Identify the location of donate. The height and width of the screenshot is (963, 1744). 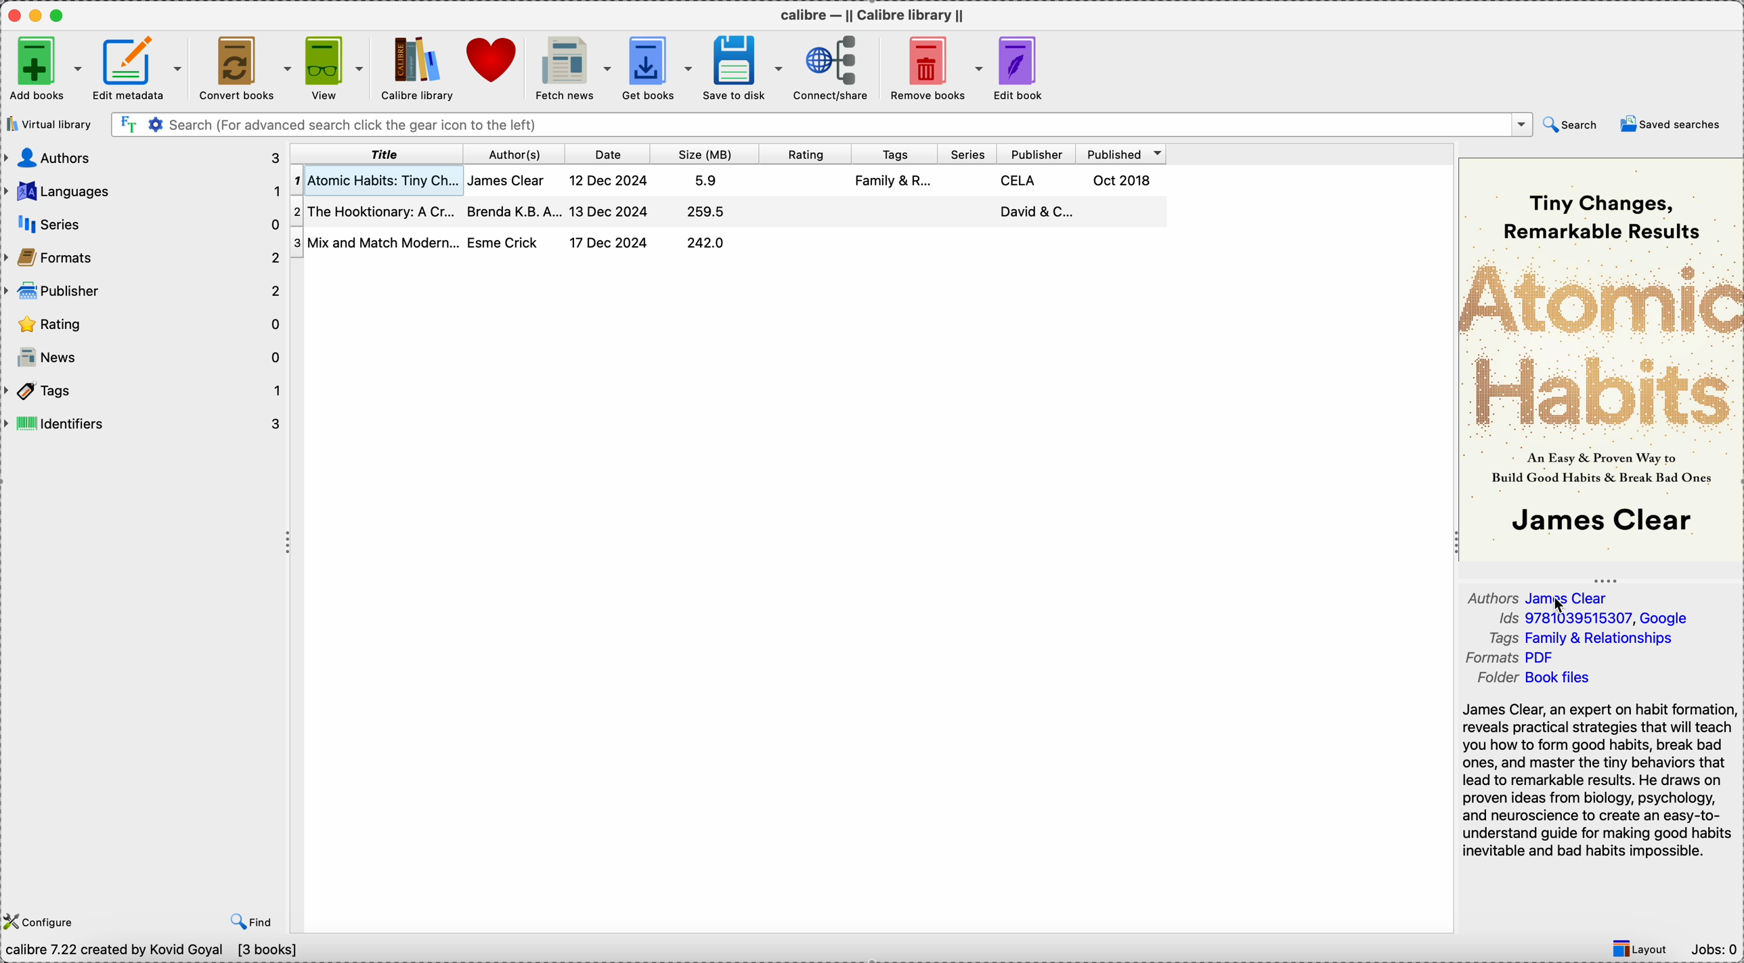
(496, 62).